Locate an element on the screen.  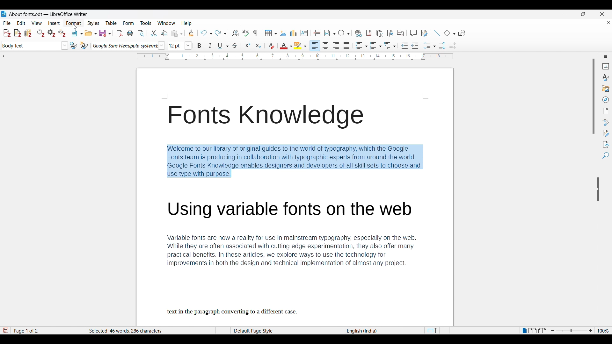
Insert text box is located at coordinates (304, 33).